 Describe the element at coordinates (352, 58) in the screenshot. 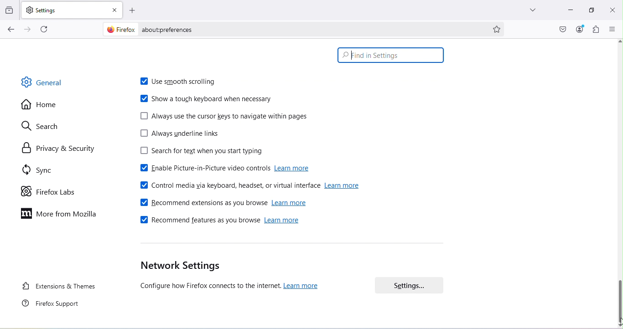

I see `cursor` at that location.